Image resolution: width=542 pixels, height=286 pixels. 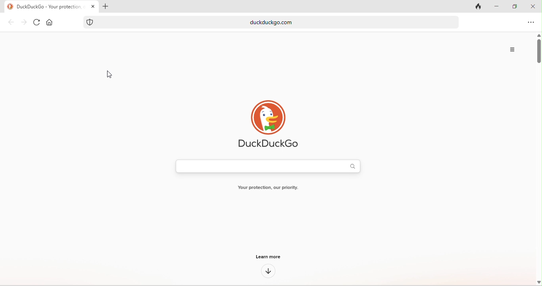 I want to click on close tab and clear data, so click(x=479, y=6).